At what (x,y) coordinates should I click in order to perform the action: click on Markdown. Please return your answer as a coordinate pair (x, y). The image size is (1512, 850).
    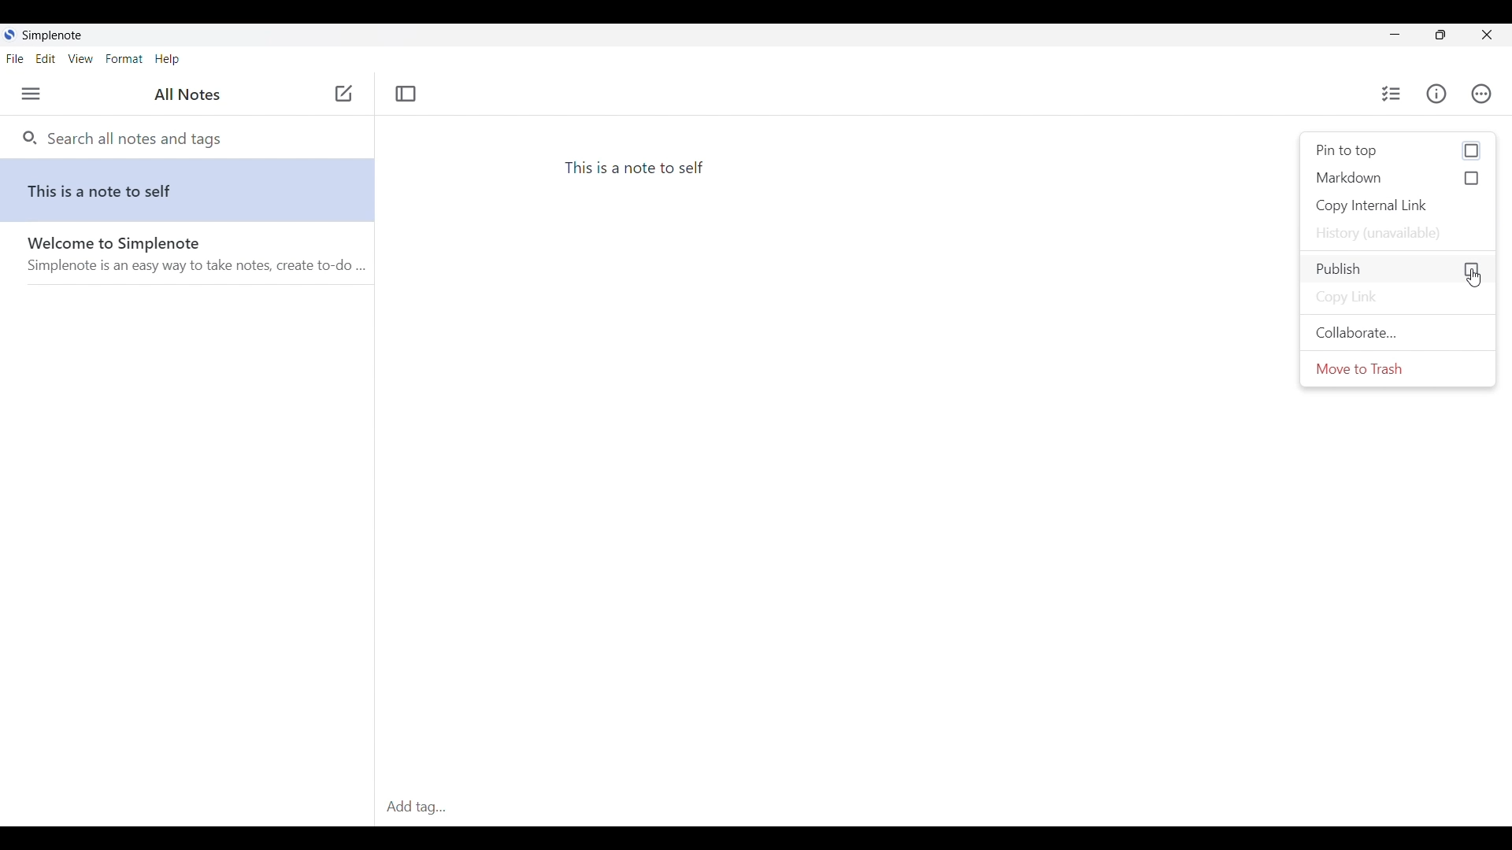
    Looking at the image, I should click on (1399, 178).